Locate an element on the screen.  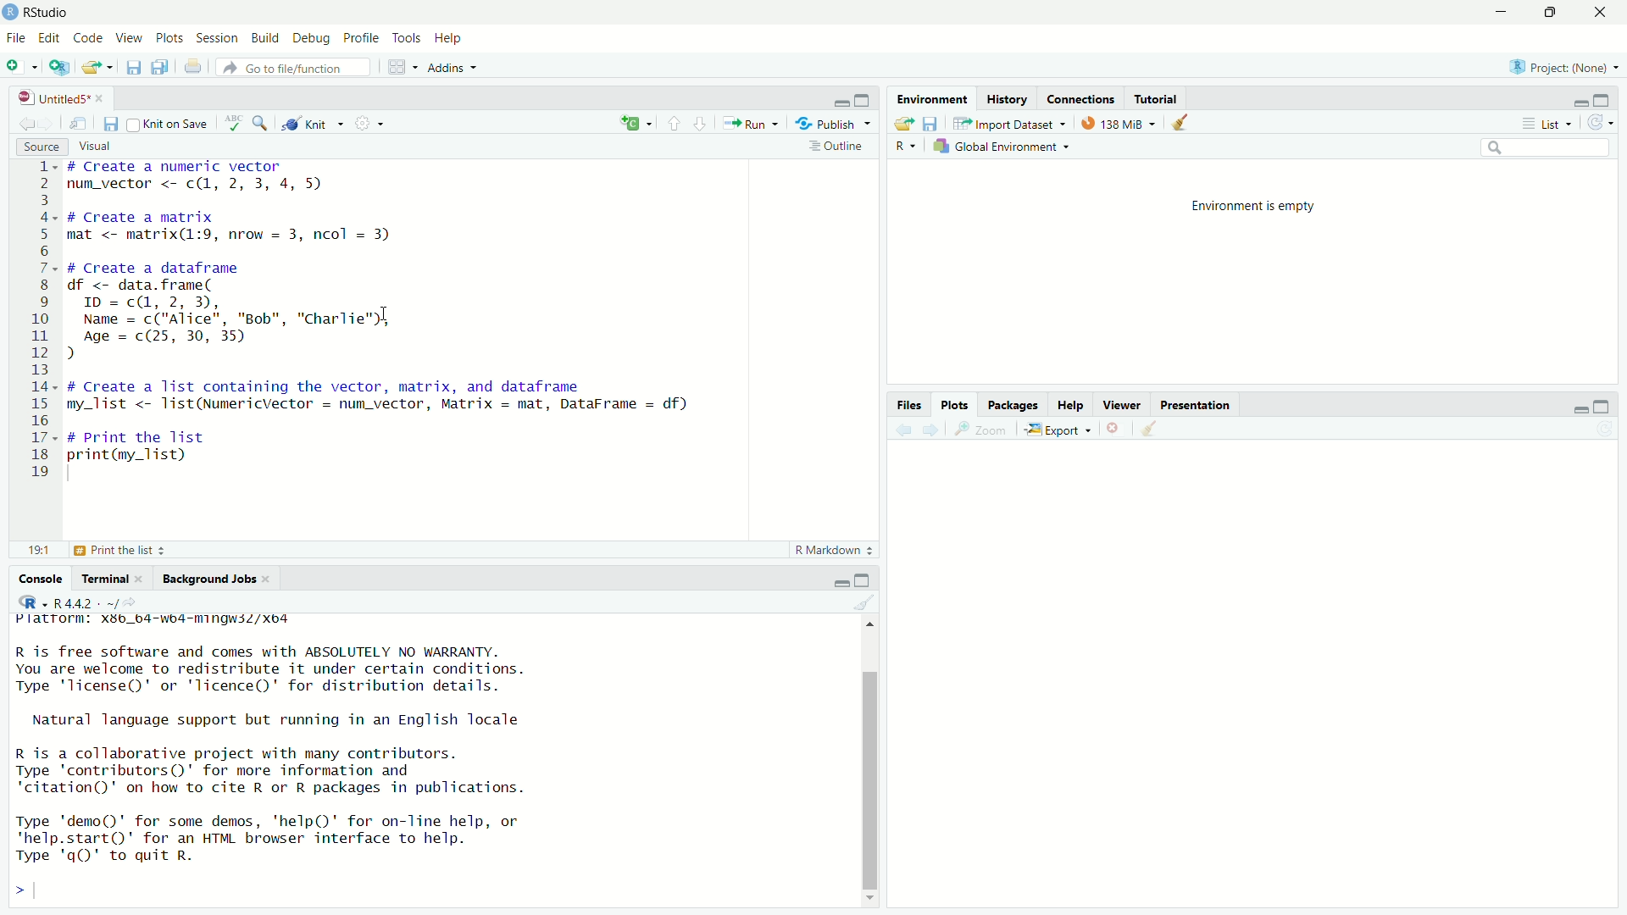
Presentation is located at coordinates (1203, 404).